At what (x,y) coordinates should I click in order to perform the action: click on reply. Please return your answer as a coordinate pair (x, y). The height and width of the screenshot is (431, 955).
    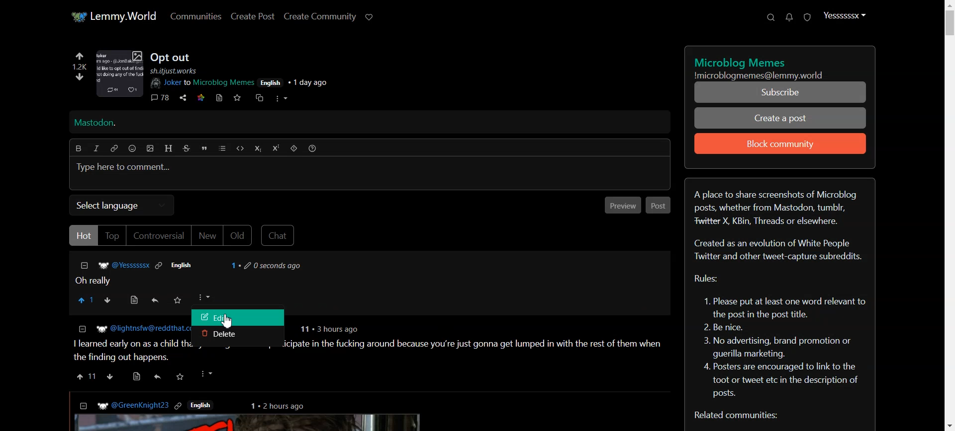
    Looking at the image, I should click on (158, 377).